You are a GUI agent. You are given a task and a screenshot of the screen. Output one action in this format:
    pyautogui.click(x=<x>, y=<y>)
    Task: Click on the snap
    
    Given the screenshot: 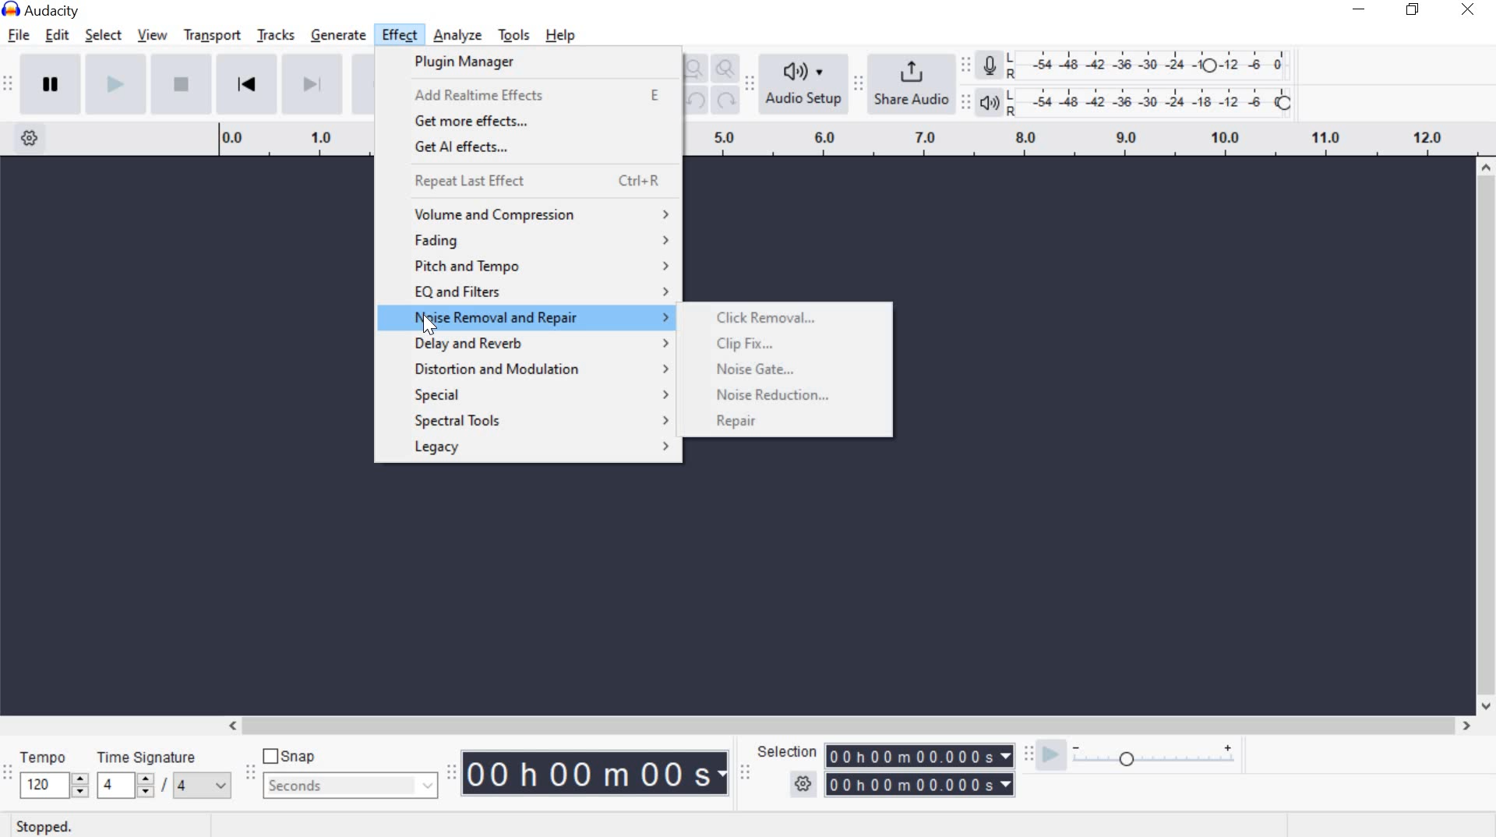 What is the action you would take?
    pyautogui.click(x=293, y=755)
    